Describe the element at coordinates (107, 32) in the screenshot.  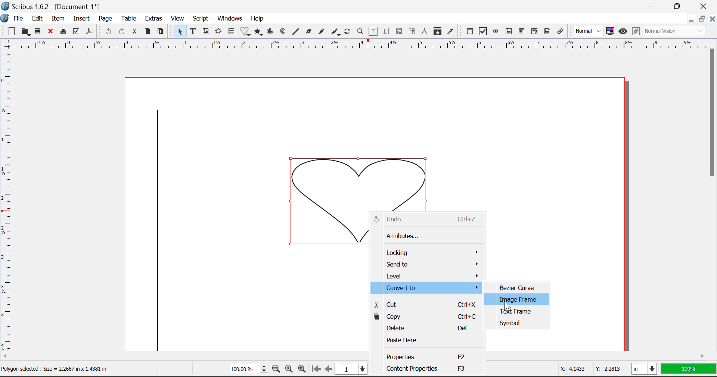
I see `Undo` at that location.